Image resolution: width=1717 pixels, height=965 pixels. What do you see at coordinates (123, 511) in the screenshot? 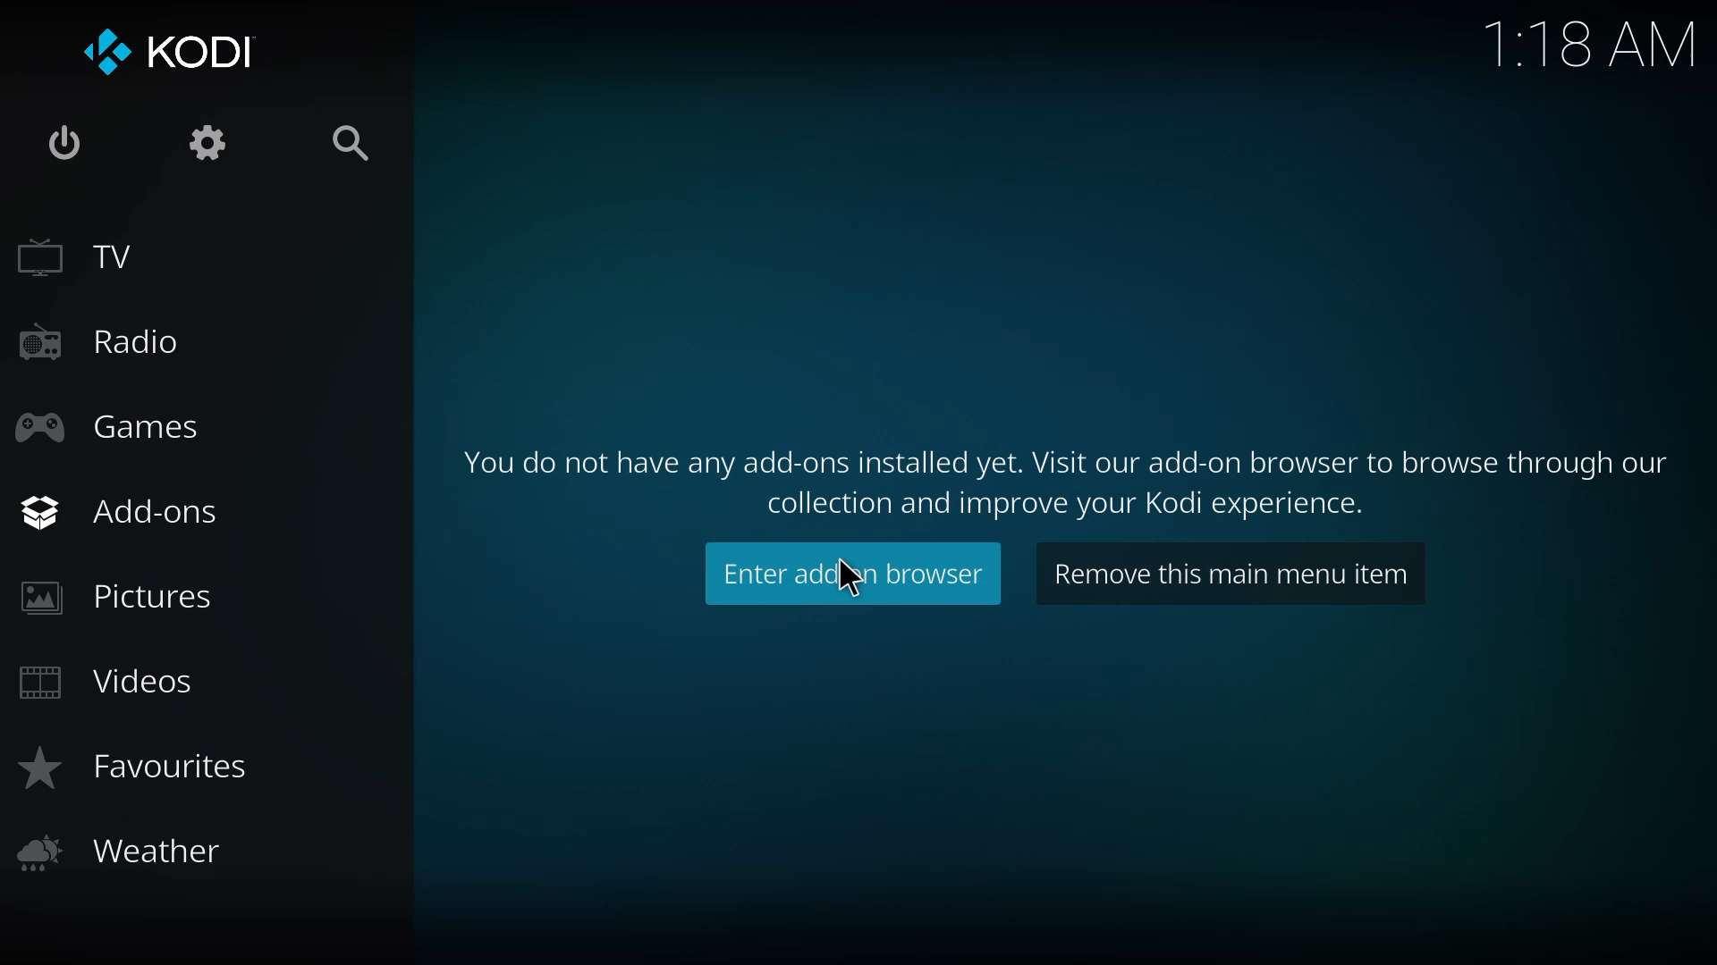
I see `add-ons` at bounding box center [123, 511].